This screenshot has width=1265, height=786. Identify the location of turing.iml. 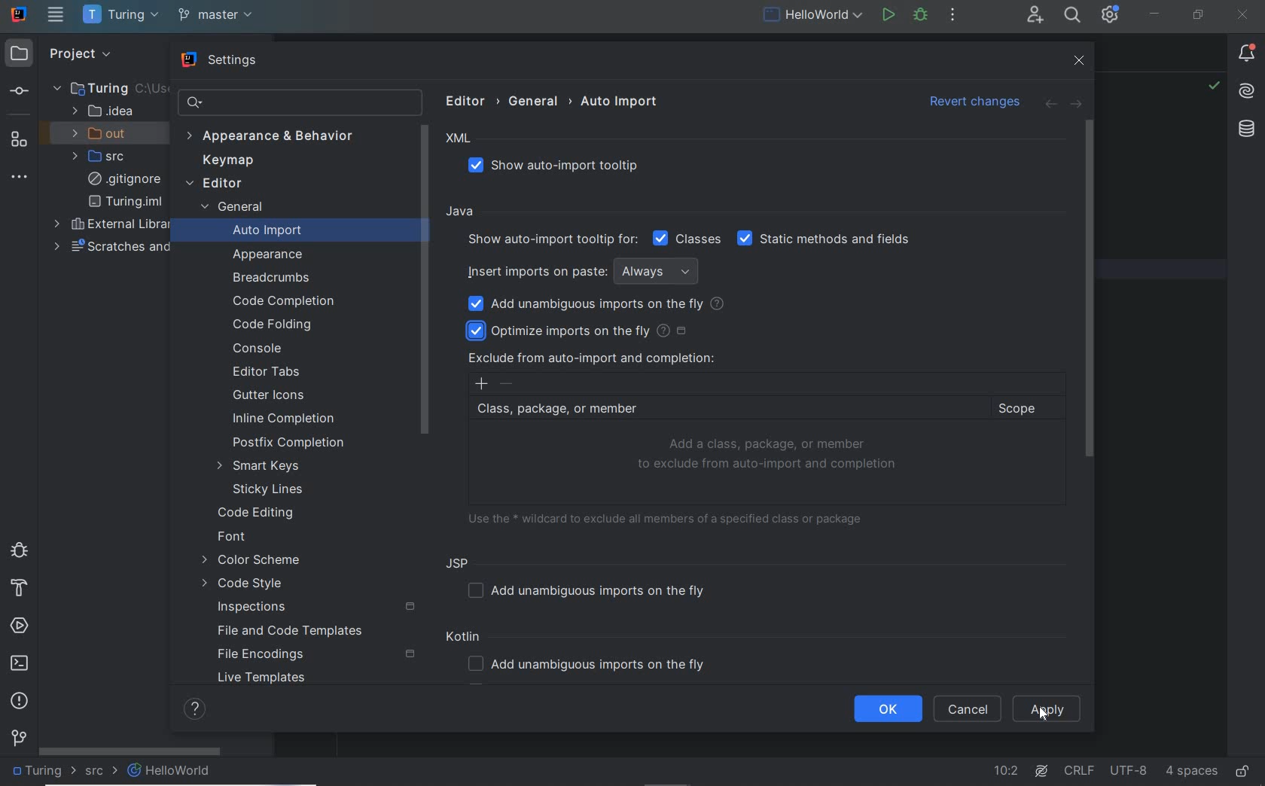
(125, 202).